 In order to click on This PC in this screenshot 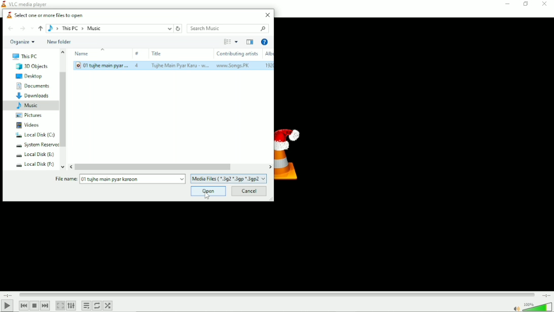, I will do `click(25, 57)`.